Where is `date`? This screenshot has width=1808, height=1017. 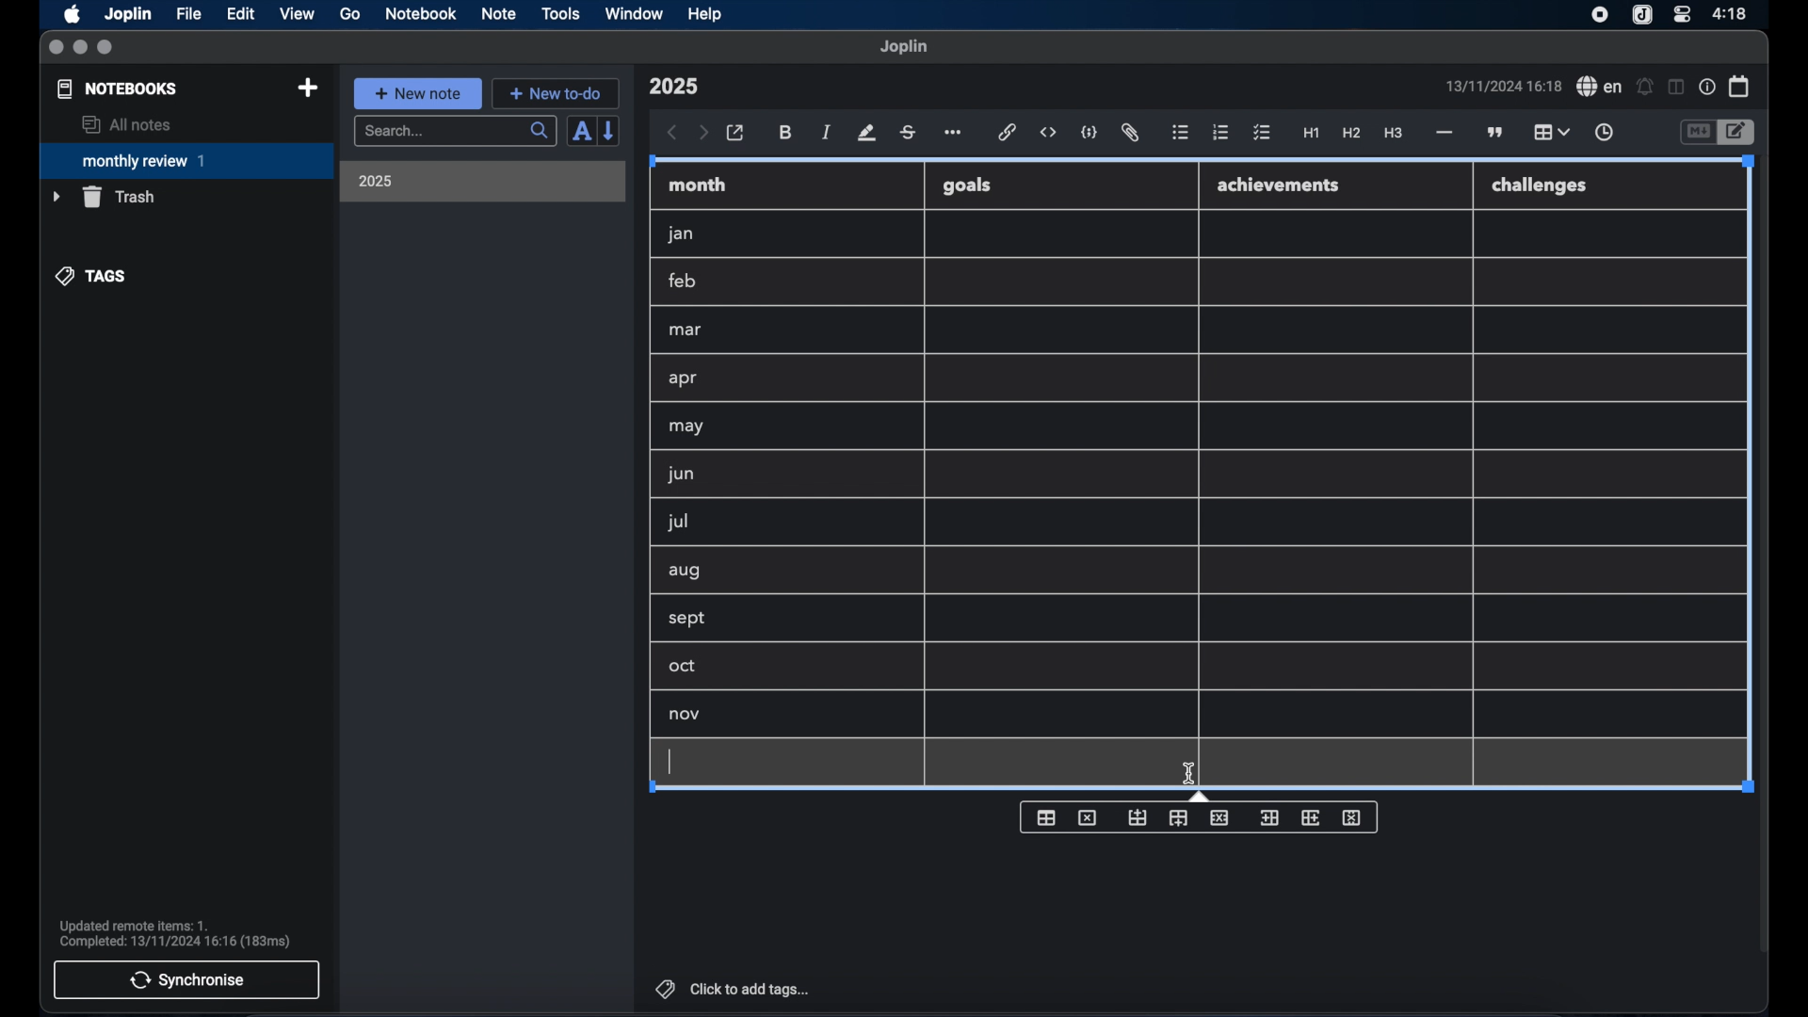 date is located at coordinates (1503, 86).